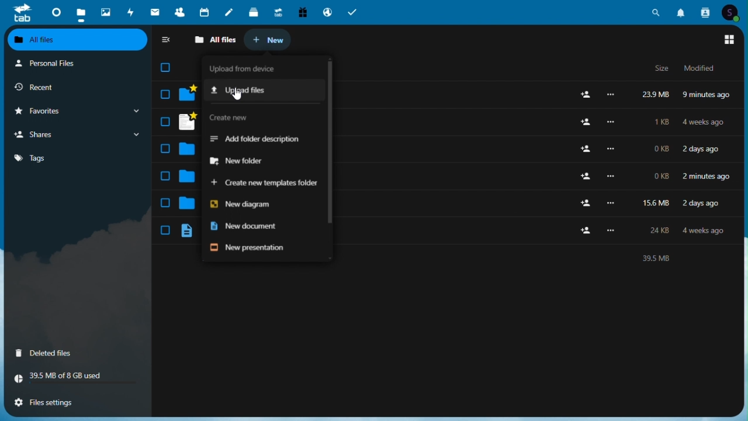 This screenshot has width=748, height=421. What do you see at coordinates (263, 182) in the screenshot?
I see `Create new templates folder` at bounding box center [263, 182].